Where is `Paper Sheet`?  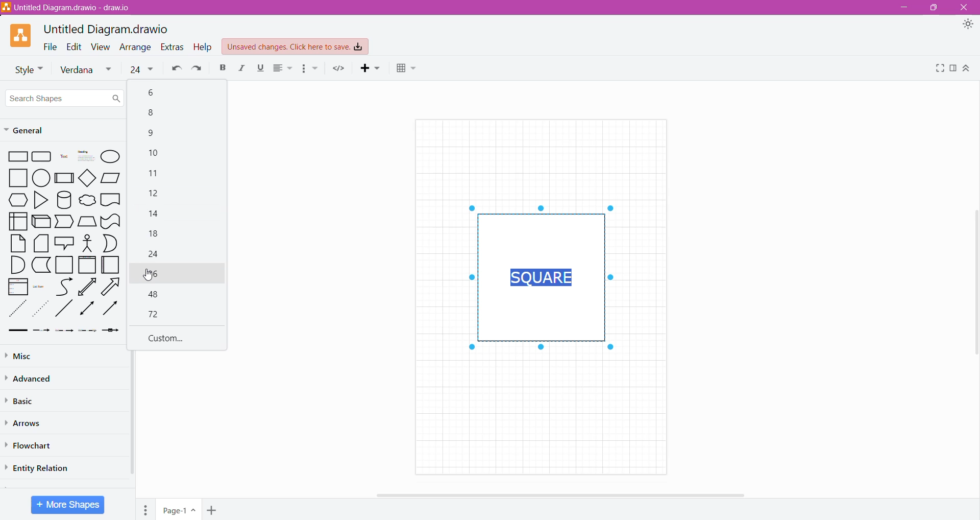 Paper Sheet is located at coordinates (16, 244).